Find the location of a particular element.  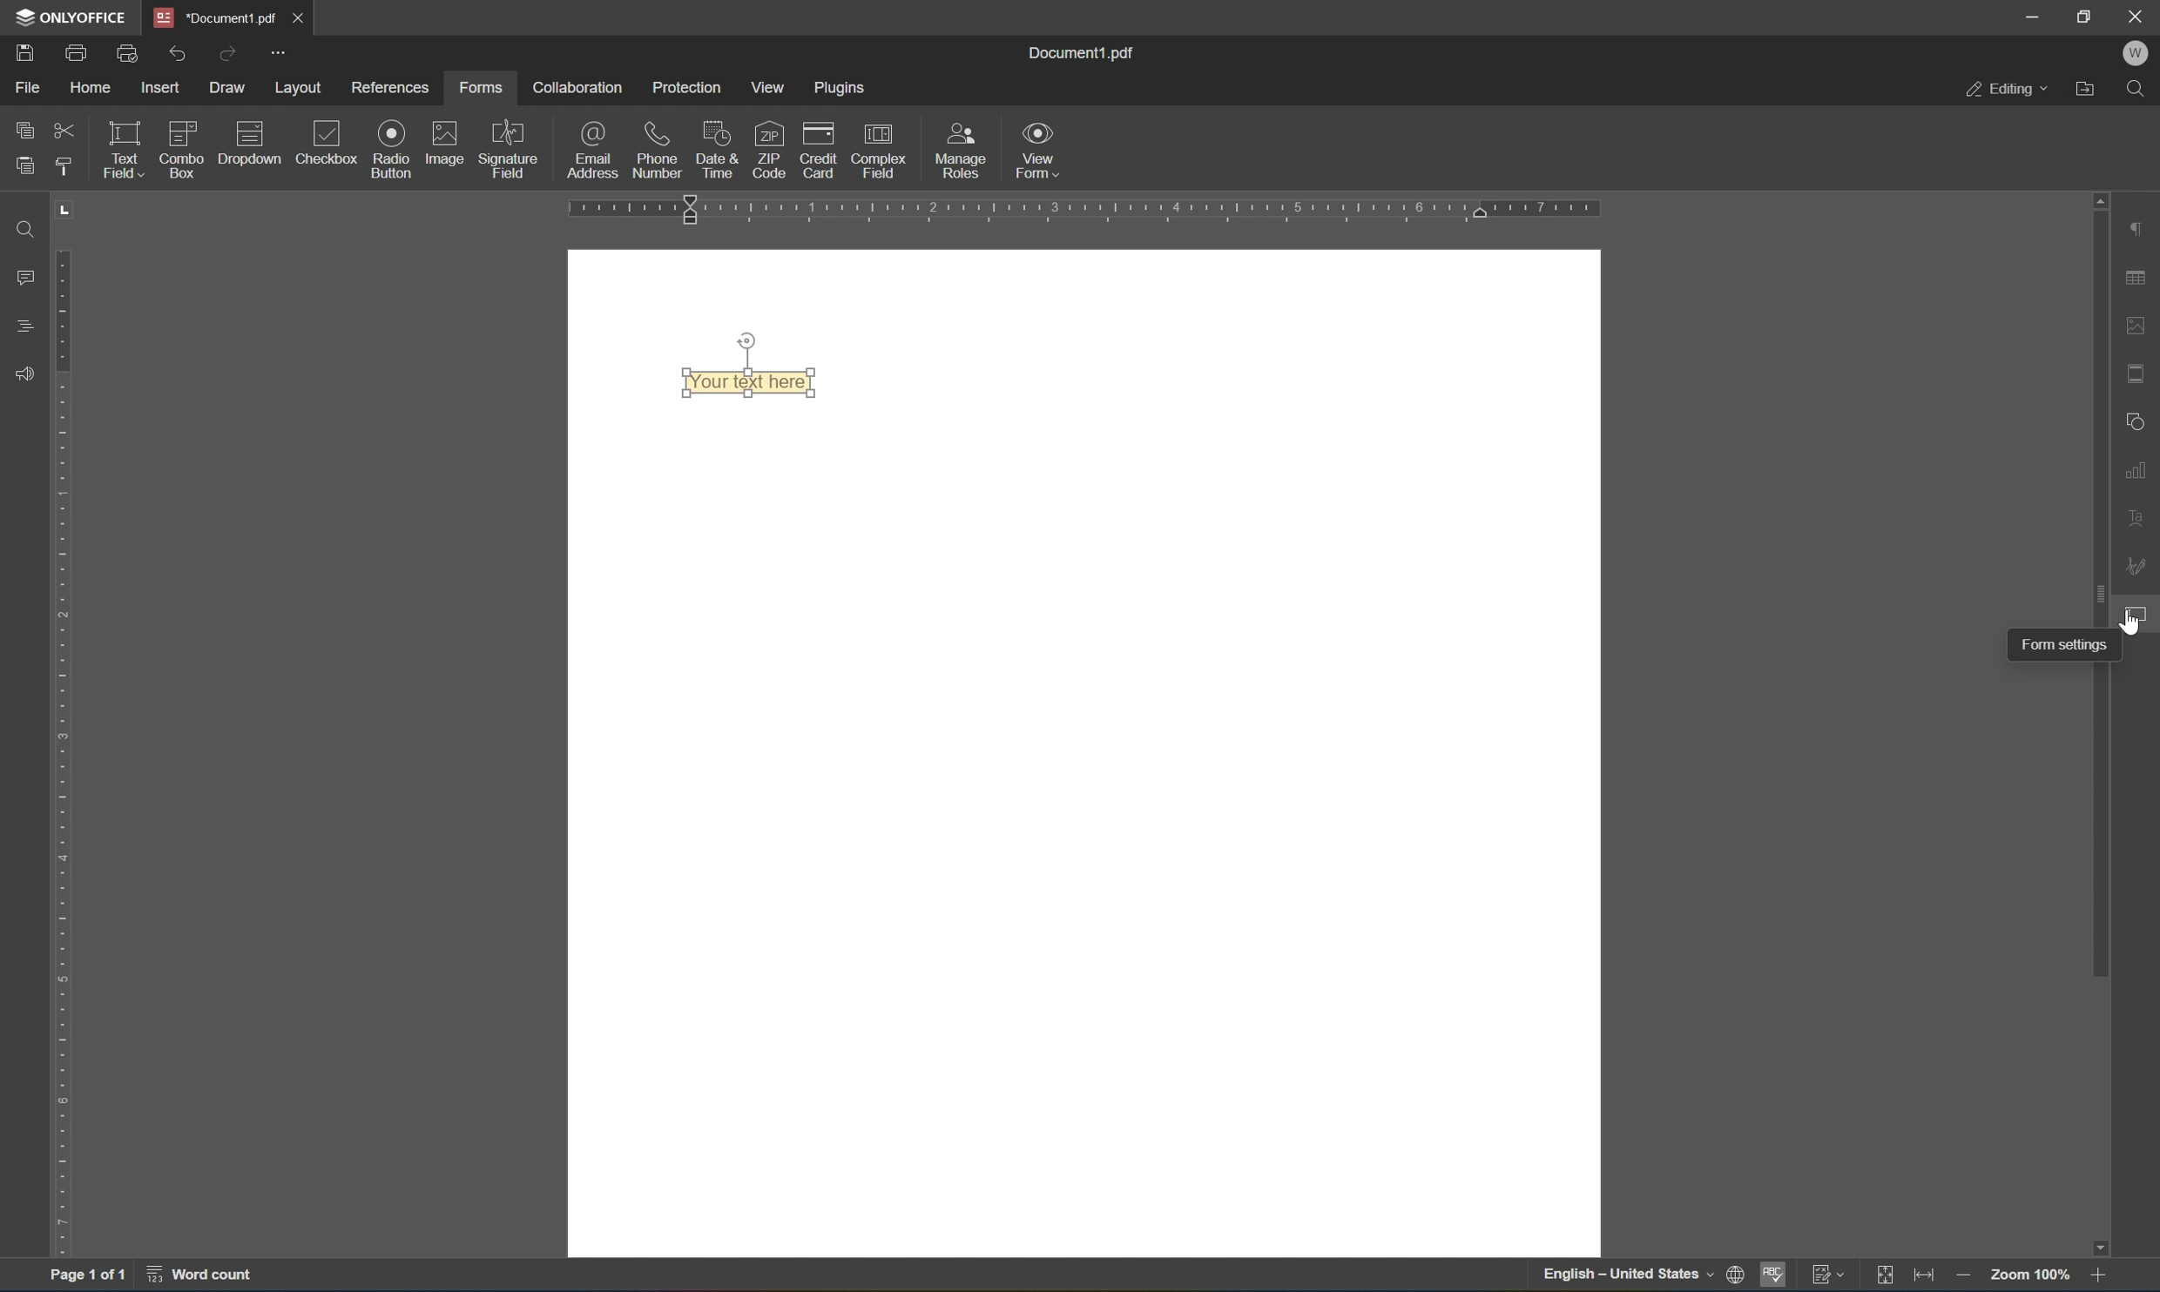

ruler is located at coordinates (1087, 206).